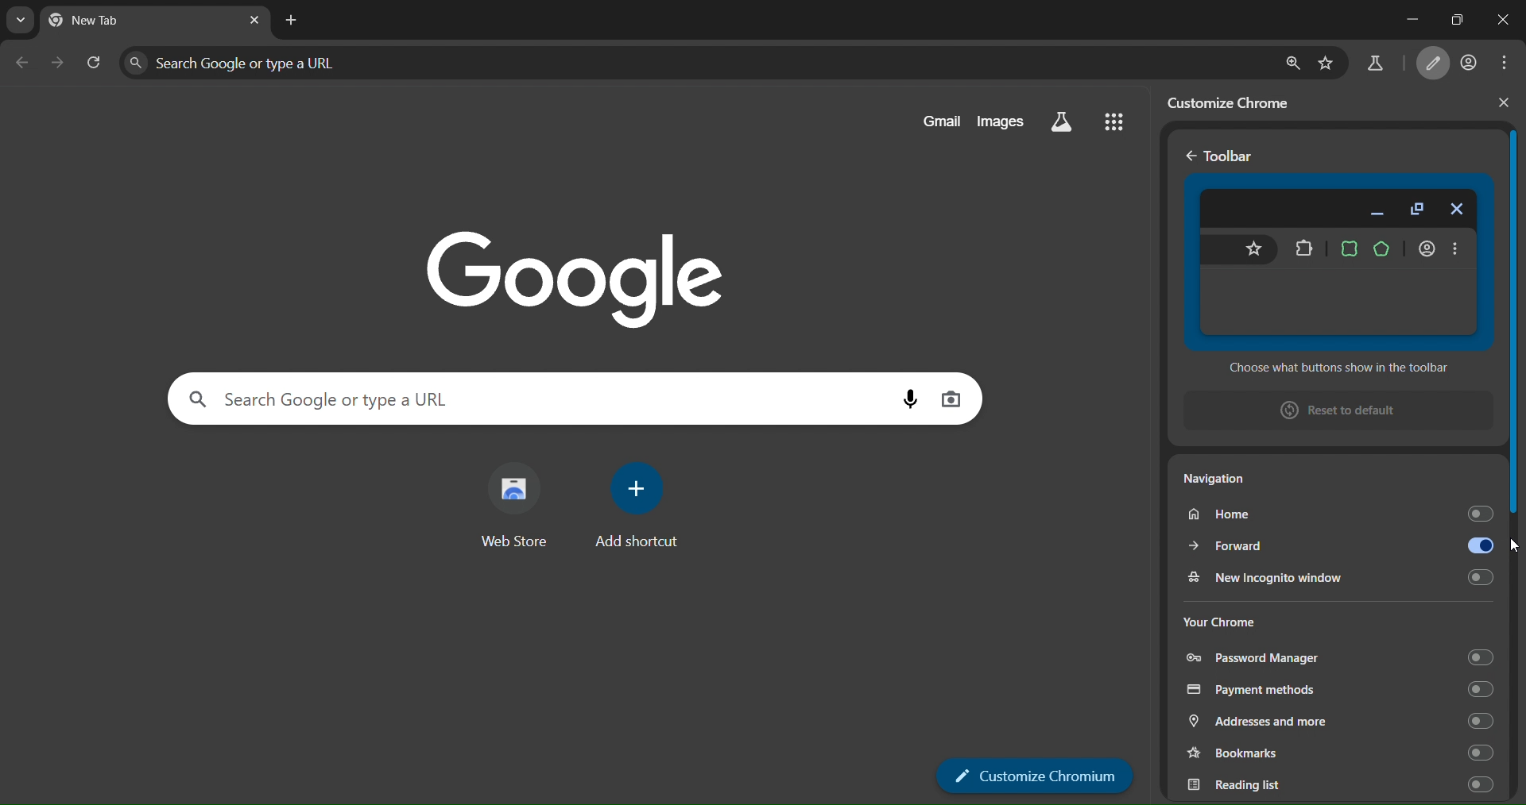 The height and width of the screenshot is (805, 1526). Describe the element at coordinates (1337, 753) in the screenshot. I see `bookmarks` at that location.